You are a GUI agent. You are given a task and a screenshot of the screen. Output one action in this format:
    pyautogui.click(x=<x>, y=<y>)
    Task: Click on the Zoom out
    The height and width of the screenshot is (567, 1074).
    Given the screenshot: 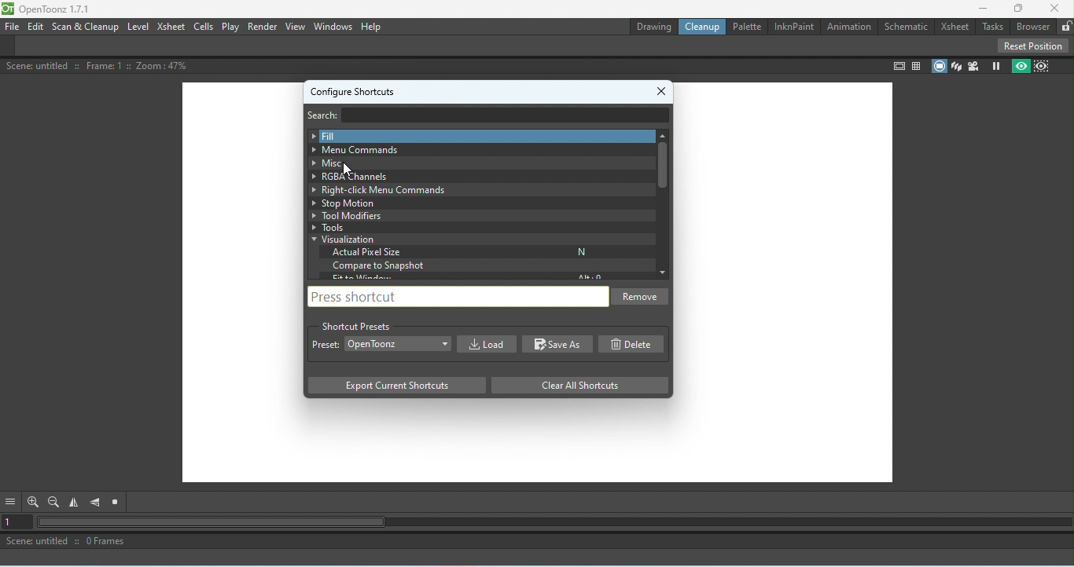 What is the action you would take?
    pyautogui.click(x=53, y=502)
    